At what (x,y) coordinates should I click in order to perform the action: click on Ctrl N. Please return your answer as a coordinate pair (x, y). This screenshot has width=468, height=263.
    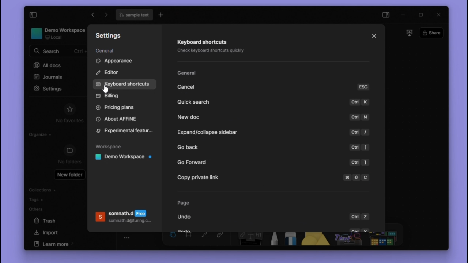
    Looking at the image, I should click on (360, 117).